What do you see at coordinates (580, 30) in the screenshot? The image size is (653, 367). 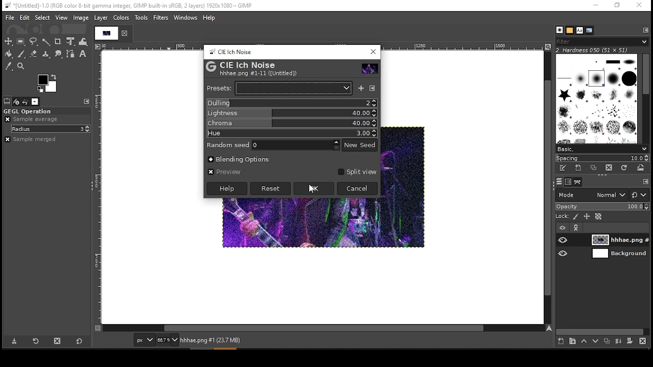 I see `fonts` at bounding box center [580, 30].